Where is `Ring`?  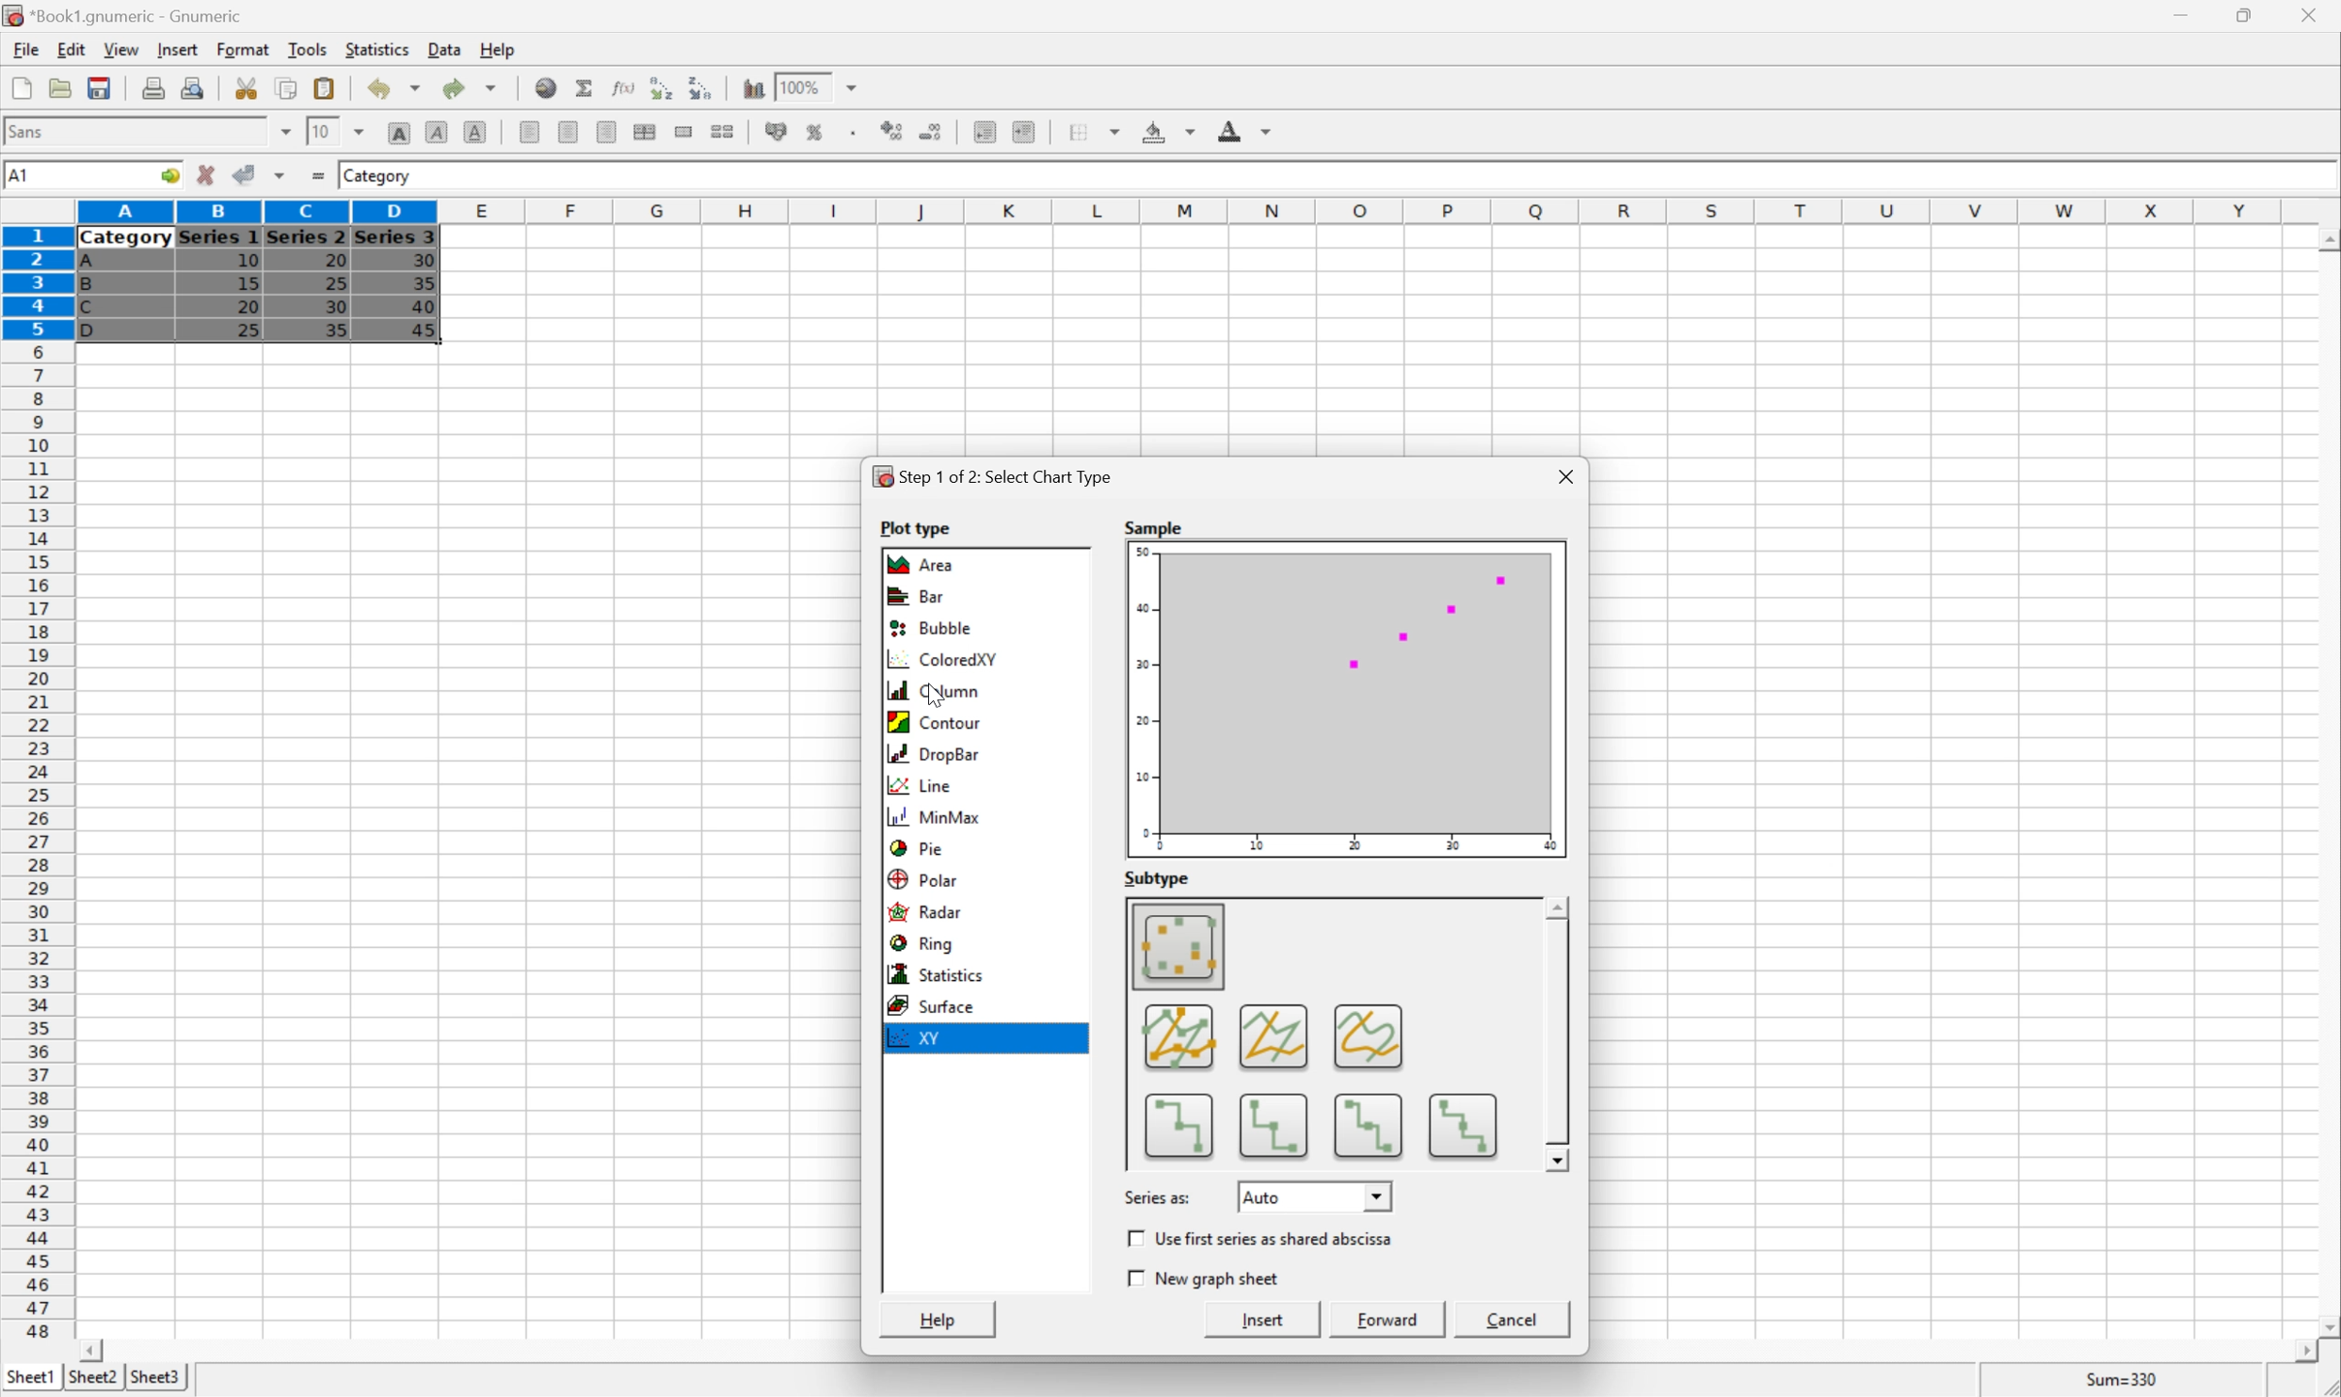 Ring is located at coordinates (928, 944).